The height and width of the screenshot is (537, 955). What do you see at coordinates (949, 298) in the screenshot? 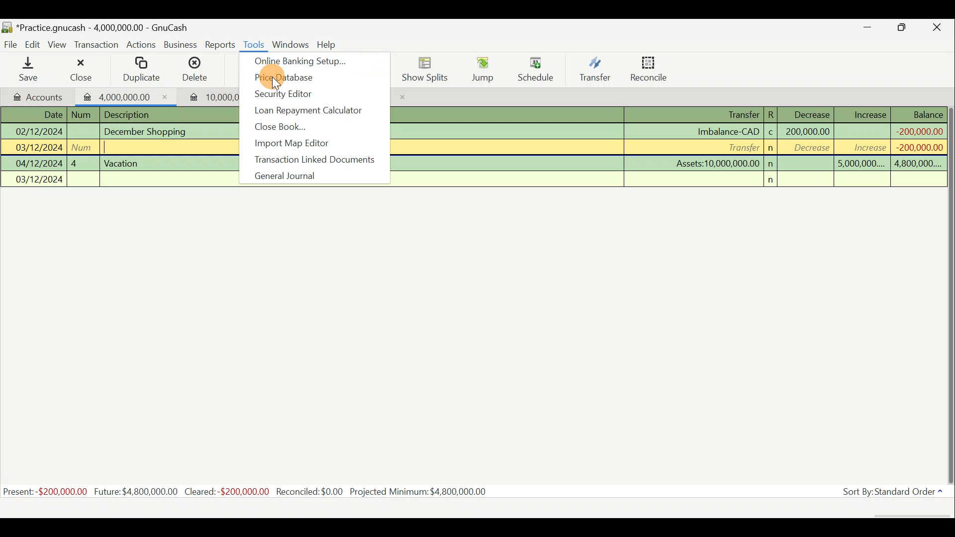
I see `Scroll bar` at bounding box center [949, 298].